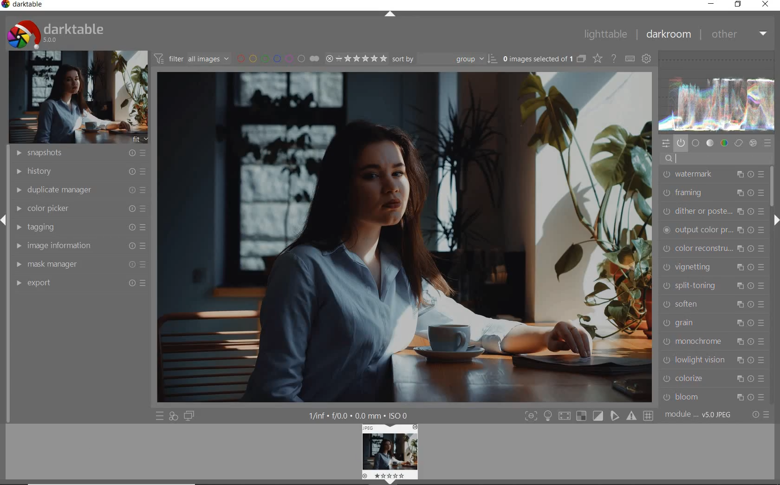  What do you see at coordinates (160, 416) in the screenshot?
I see `quick access to presets` at bounding box center [160, 416].